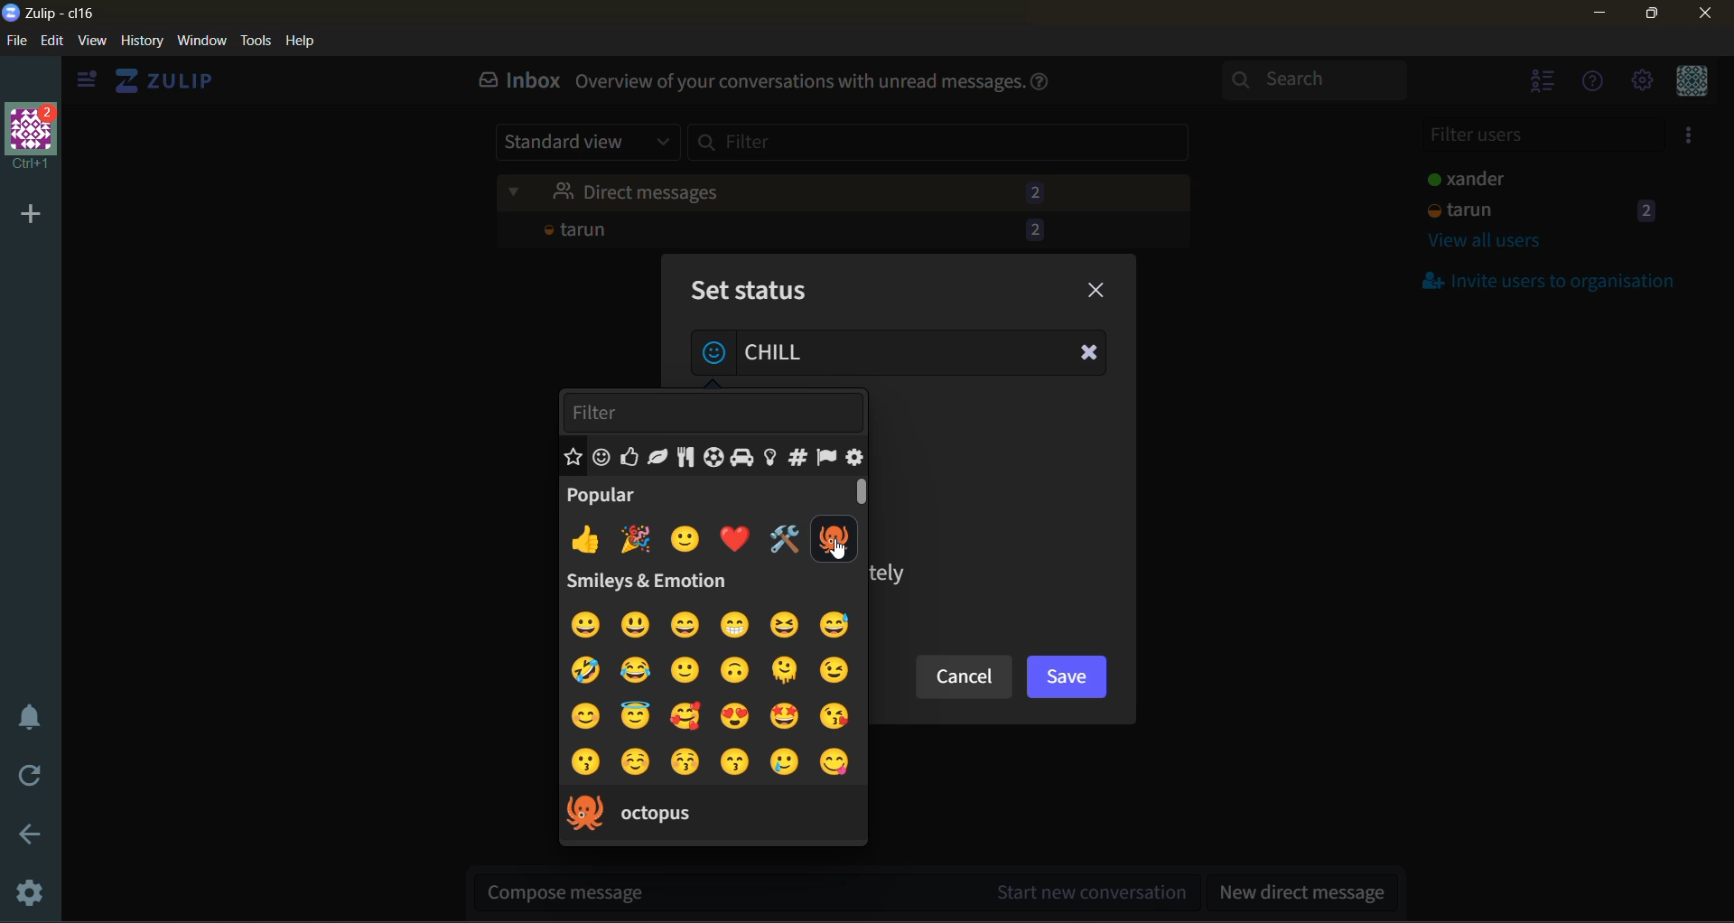 The image size is (1734, 923). I want to click on maximize, so click(1652, 16).